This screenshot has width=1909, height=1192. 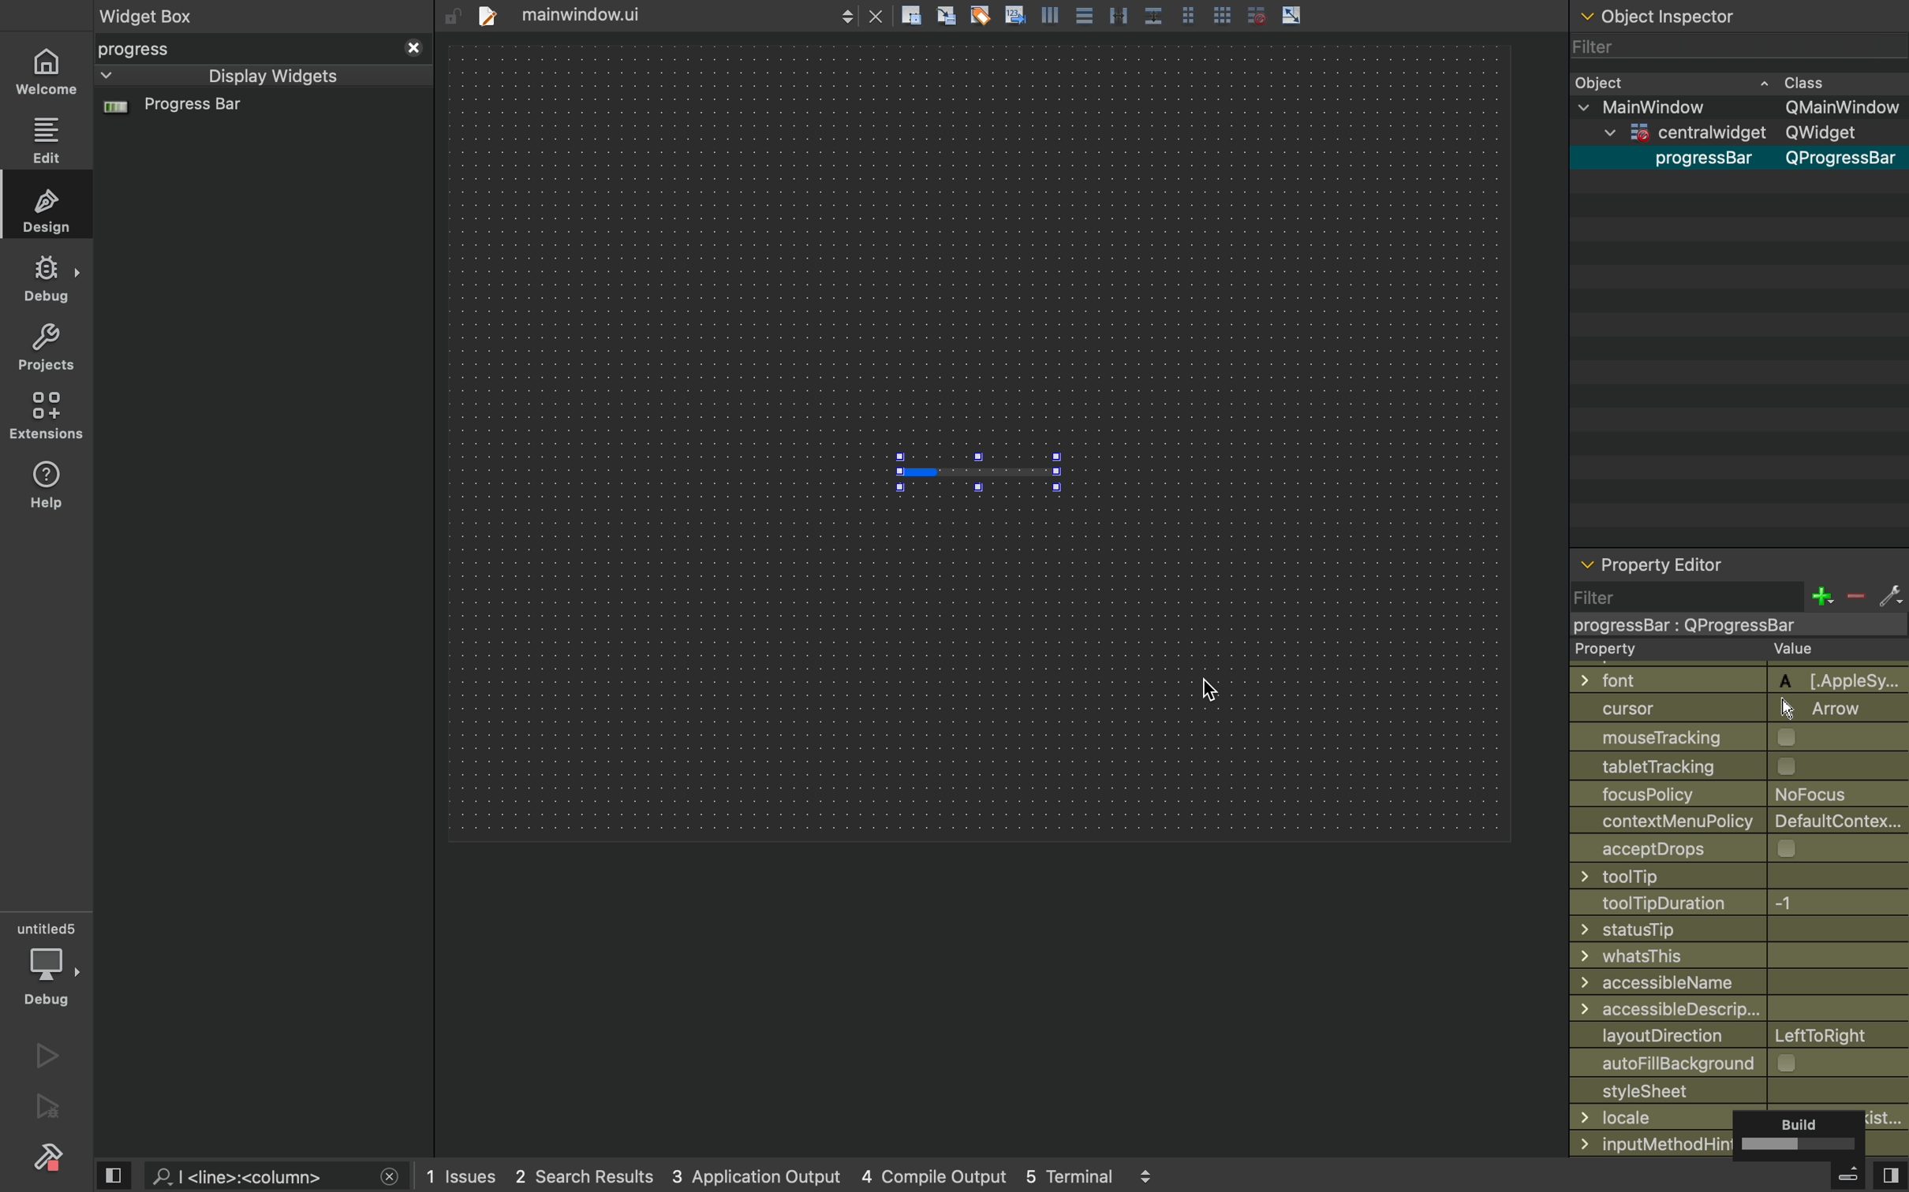 I want to click on property, so click(x=1724, y=650).